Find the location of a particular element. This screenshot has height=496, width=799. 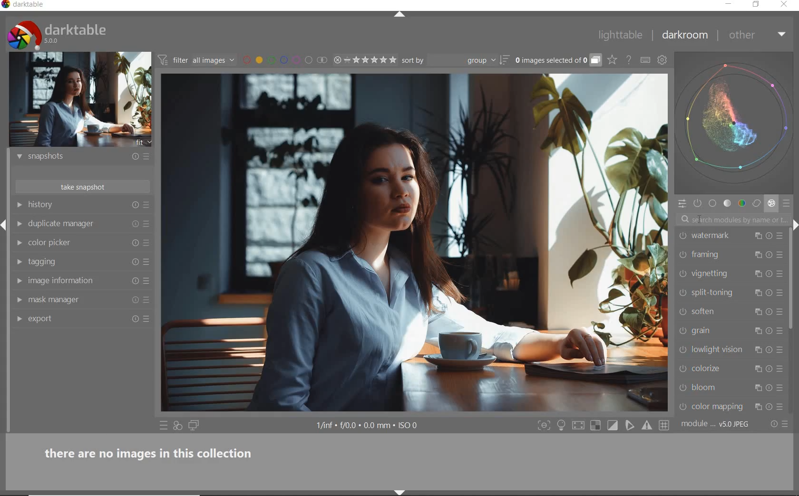

preset and preferences is located at coordinates (782, 389).